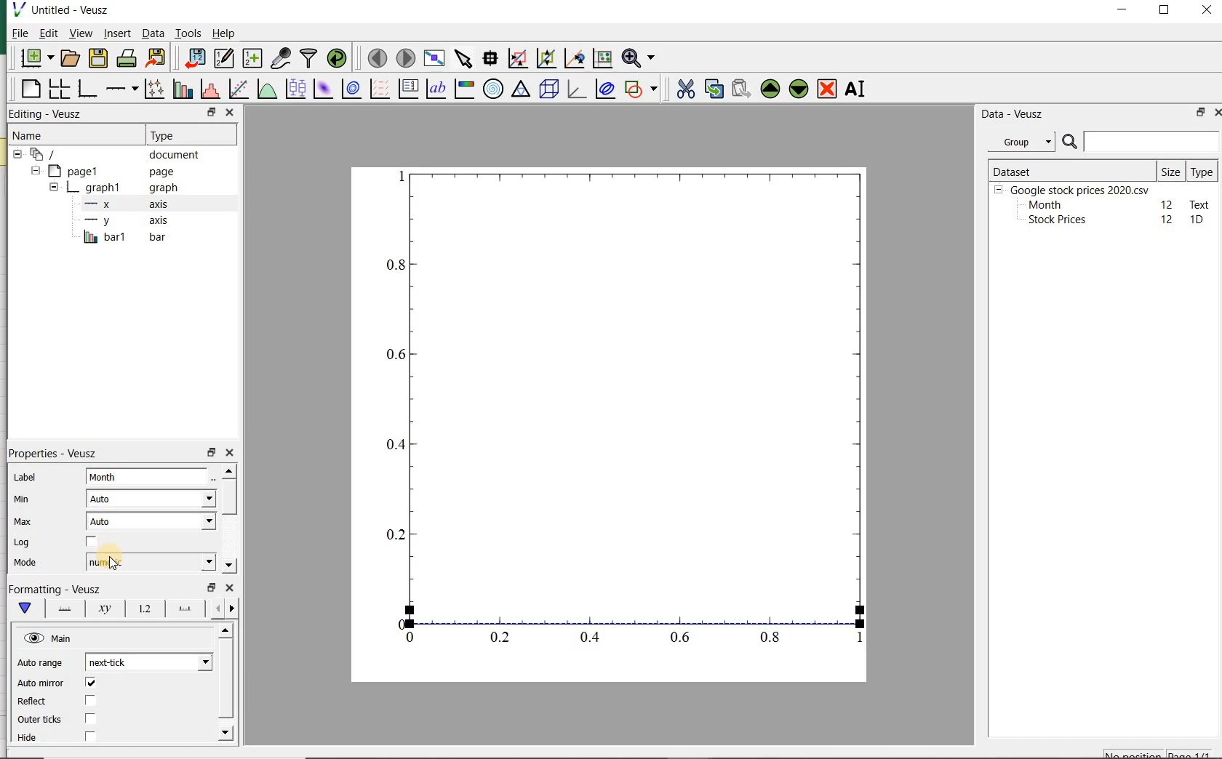  Describe the element at coordinates (224, 685) in the screenshot. I see `scrollbar` at that location.